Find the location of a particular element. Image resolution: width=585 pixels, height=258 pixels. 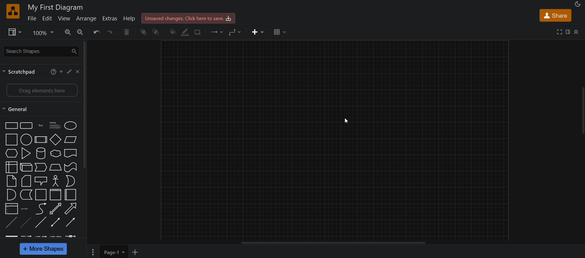

logo is located at coordinates (13, 11).